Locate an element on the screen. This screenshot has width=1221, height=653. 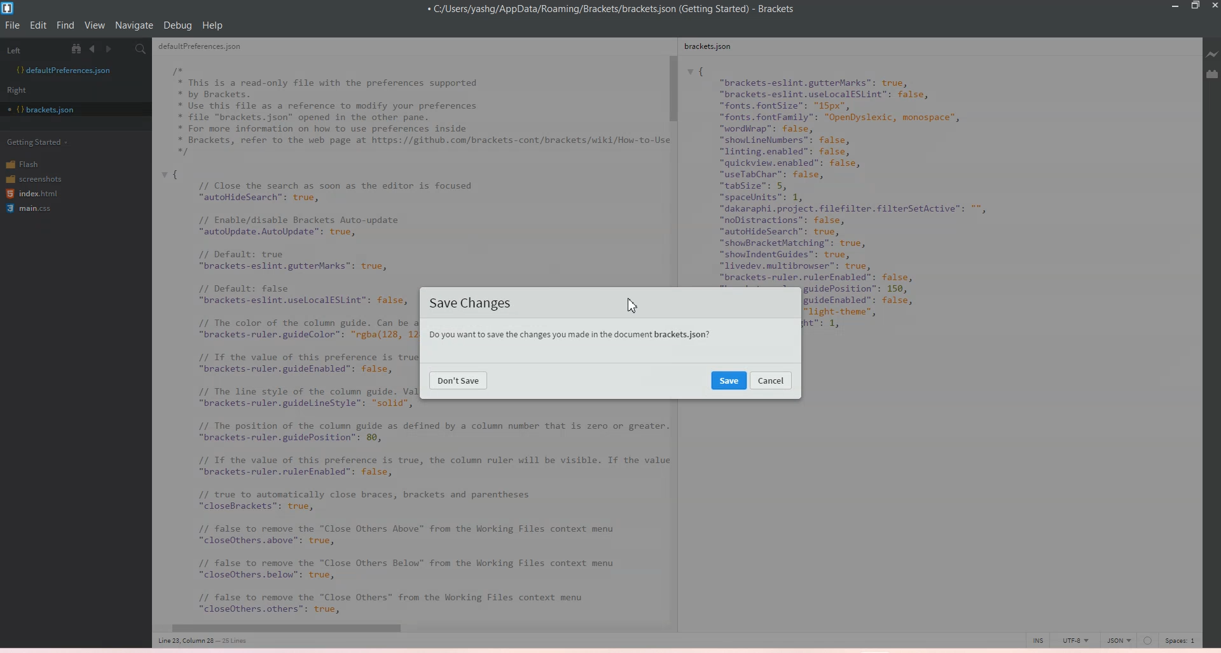
Vertical scroll bar is located at coordinates (672, 159).